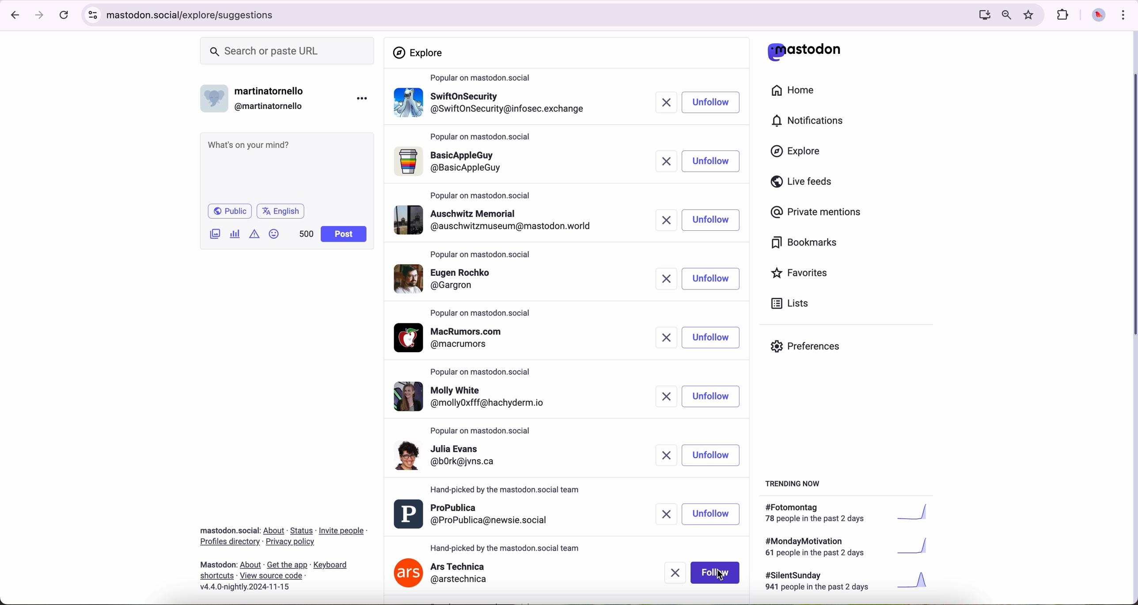 The width and height of the screenshot is (1138, 605). Describe the element at coordinates (798, 92) in the screenshot. I see `home` at that location.